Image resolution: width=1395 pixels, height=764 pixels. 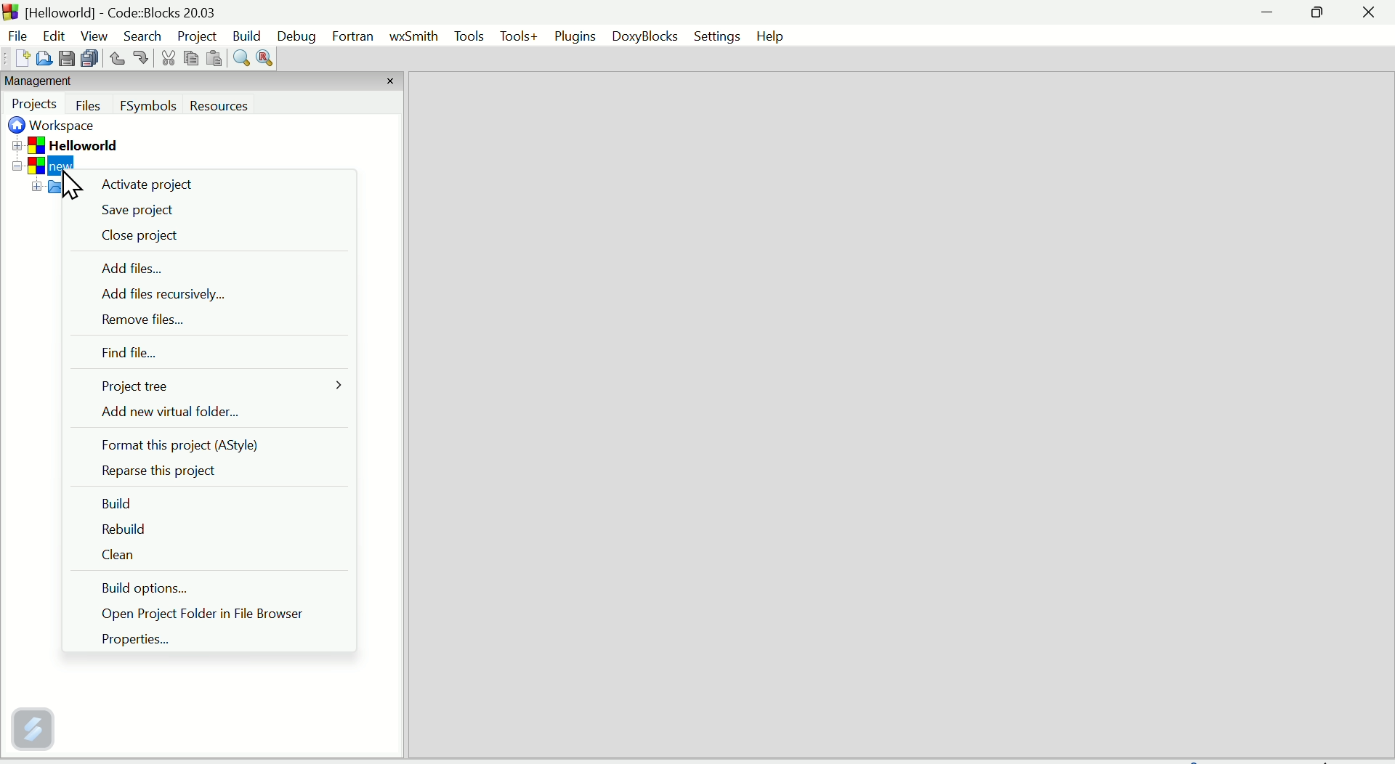 I want to click on , so click(x=140, y=57).